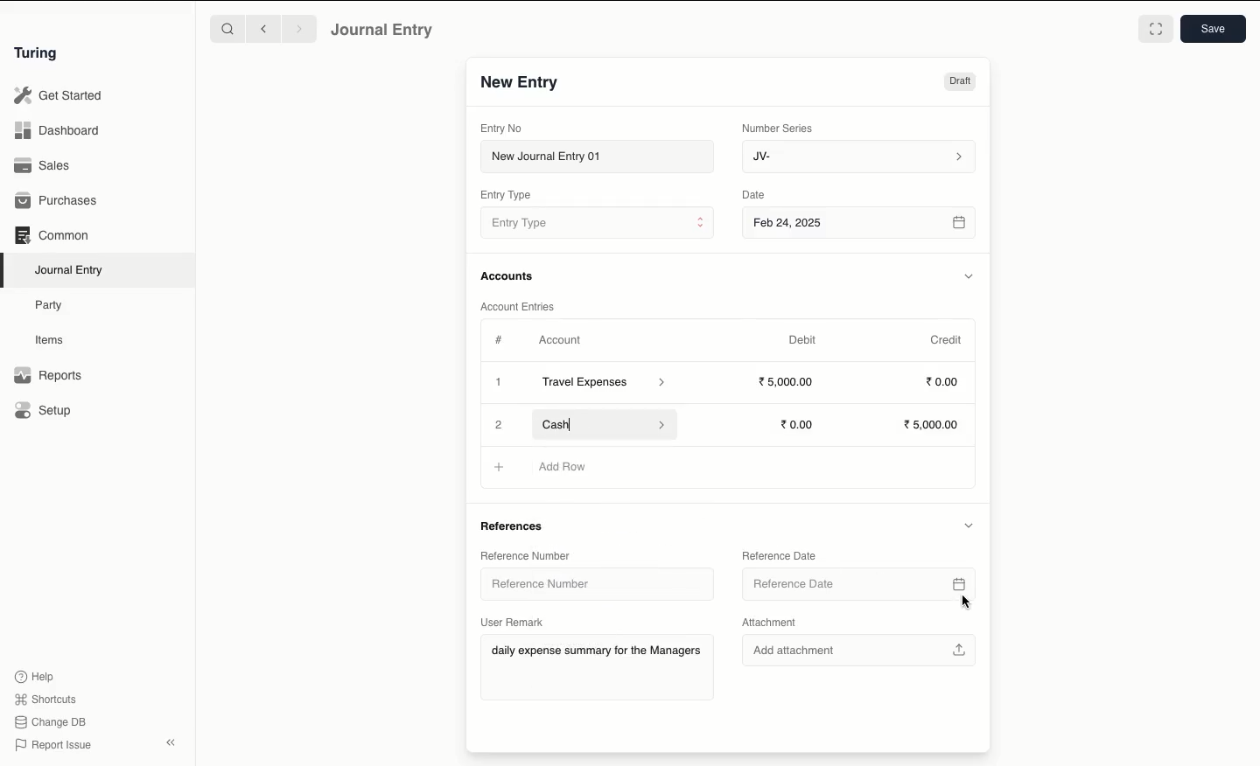 This screenshot has width=1260, height=766. I want to click on Credit, so click(948, 340).